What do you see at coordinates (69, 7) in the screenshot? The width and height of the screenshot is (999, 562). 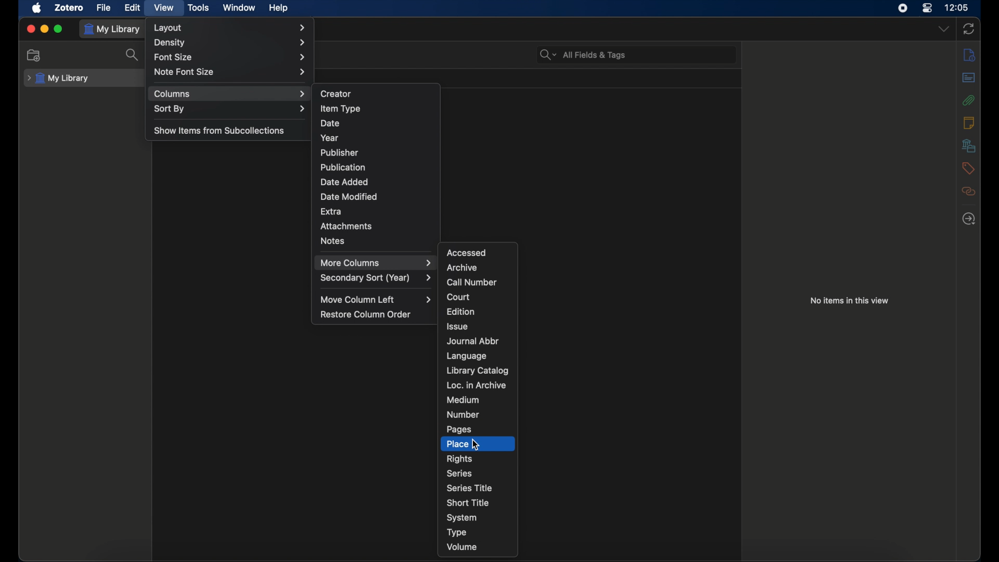 I see `zotero` at bounding box center [69, 7].